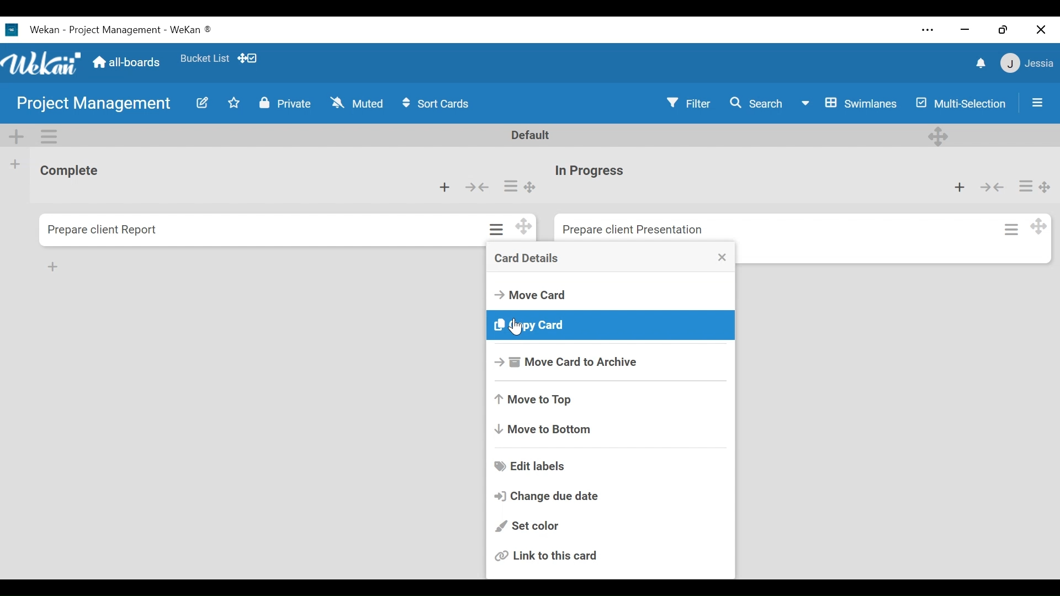  What do you see at coordinates (476, 187) in the screenshot?
I see `Collapse` at bounding box center [476, 187].